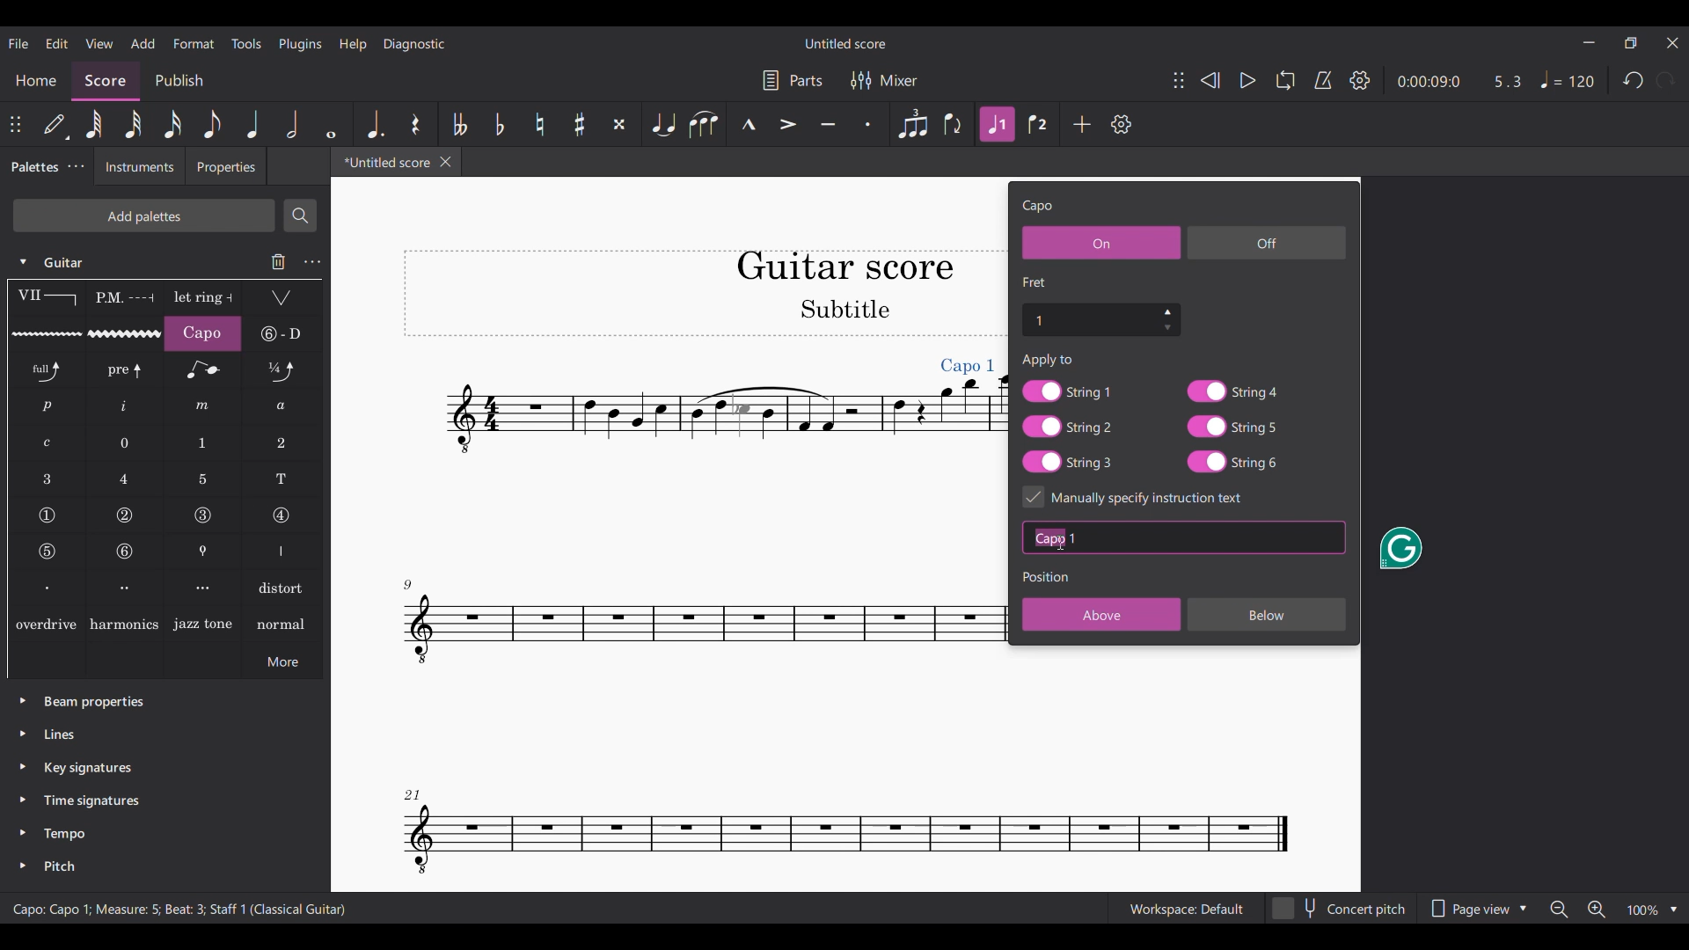 The height and width of the screenshot is (950, 1689). What do you see at coordinates (1049, 360) in the screenshot?
I see `Text` at bounding box center [1049, 360].